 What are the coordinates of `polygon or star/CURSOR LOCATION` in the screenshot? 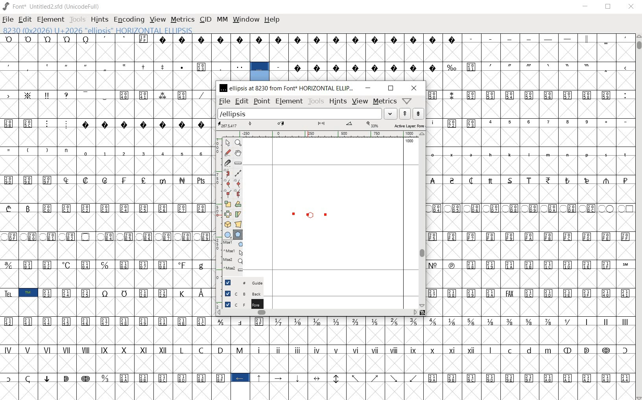 It's located at (312, 215).